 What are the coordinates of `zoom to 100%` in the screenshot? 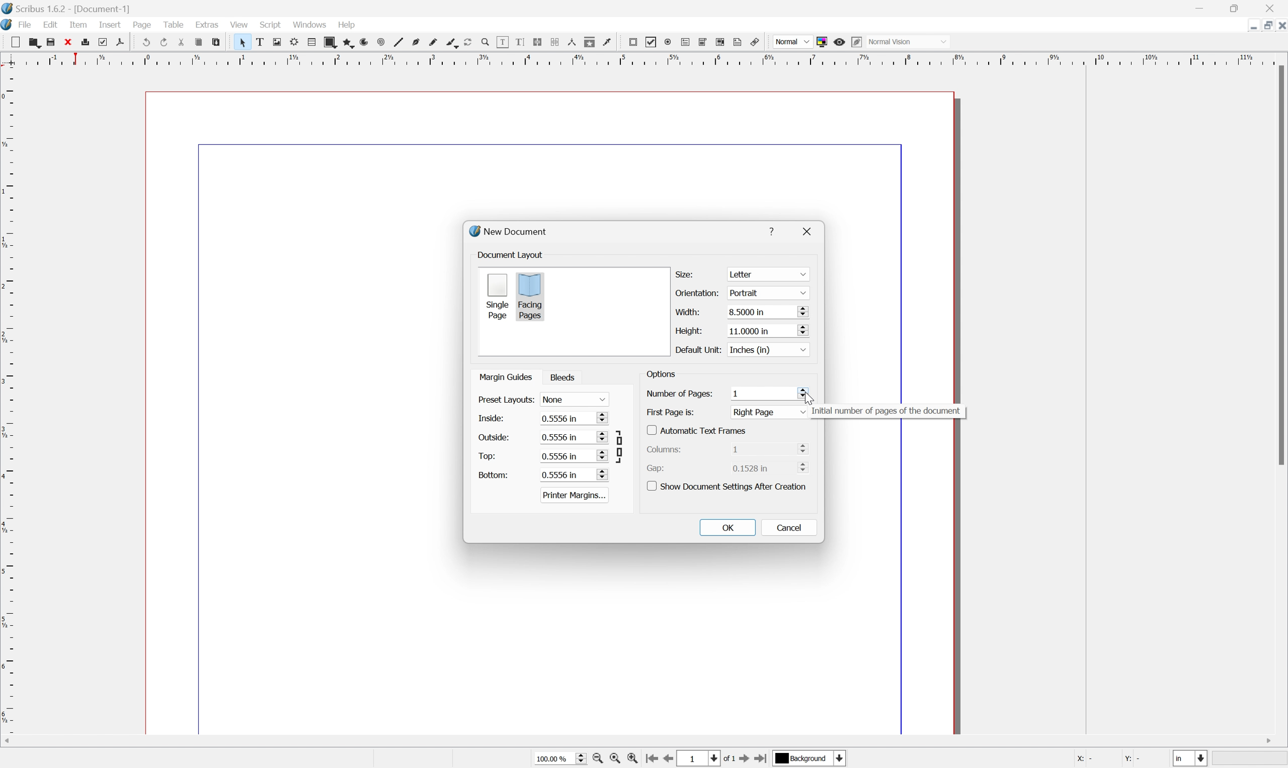 It's located at (617, 759).